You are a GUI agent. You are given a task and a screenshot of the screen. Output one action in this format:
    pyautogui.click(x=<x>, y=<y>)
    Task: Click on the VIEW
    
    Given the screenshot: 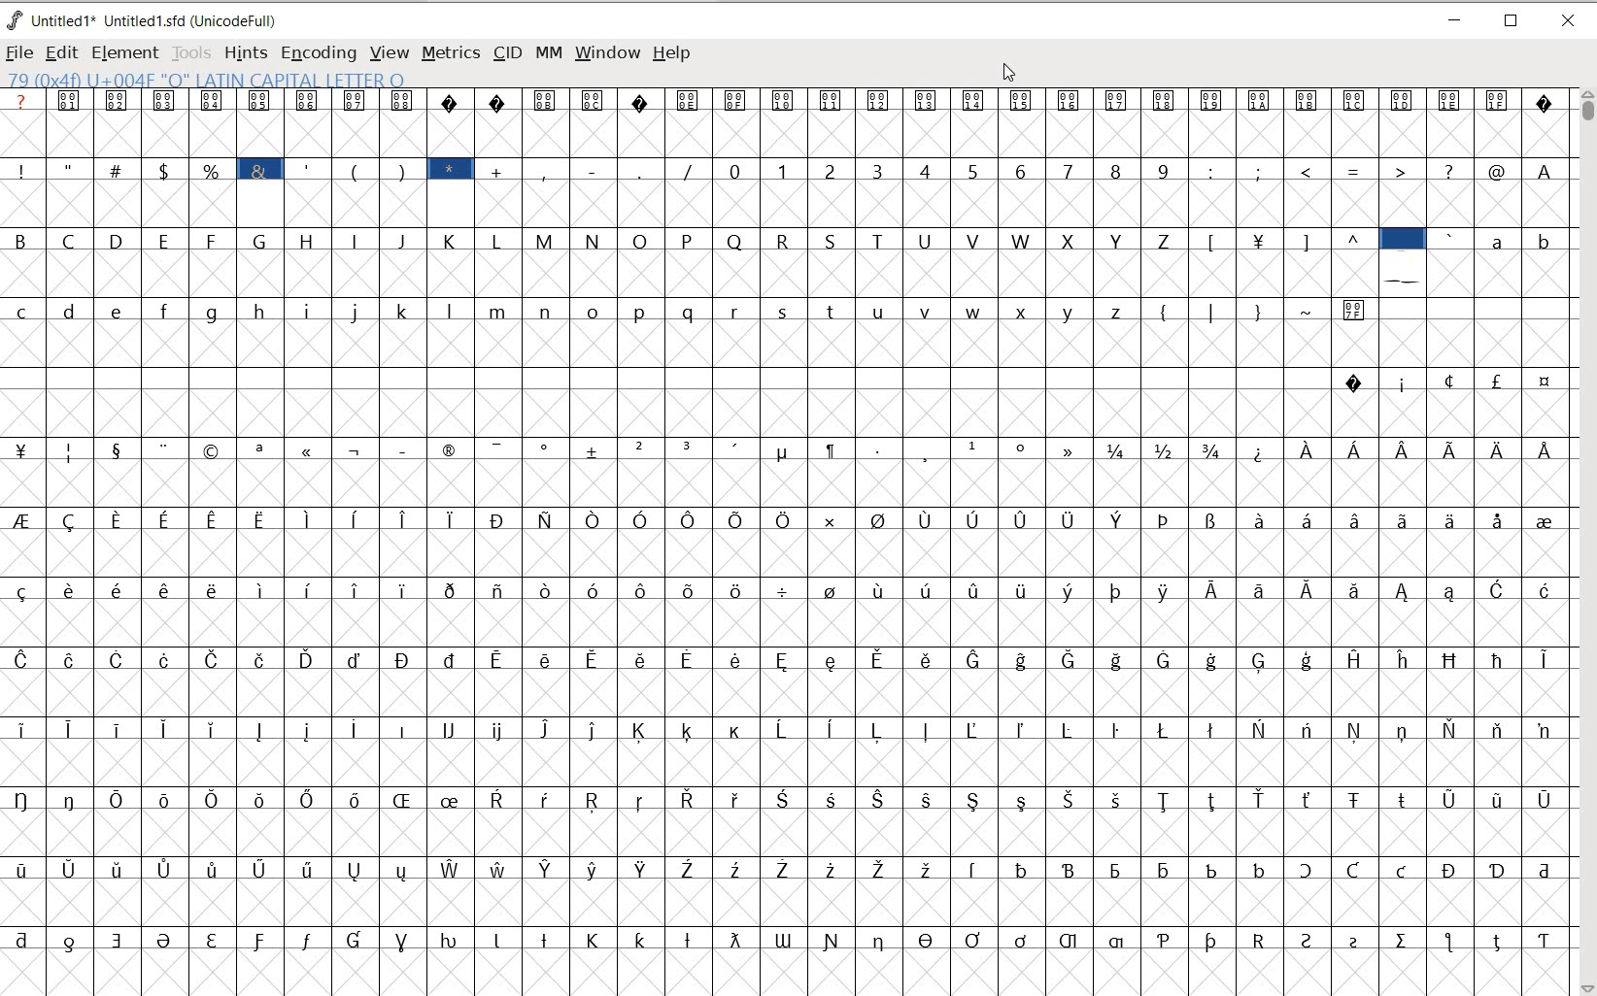 What is the action you would take?
    pyautogui.click(x=388, y=54)
    